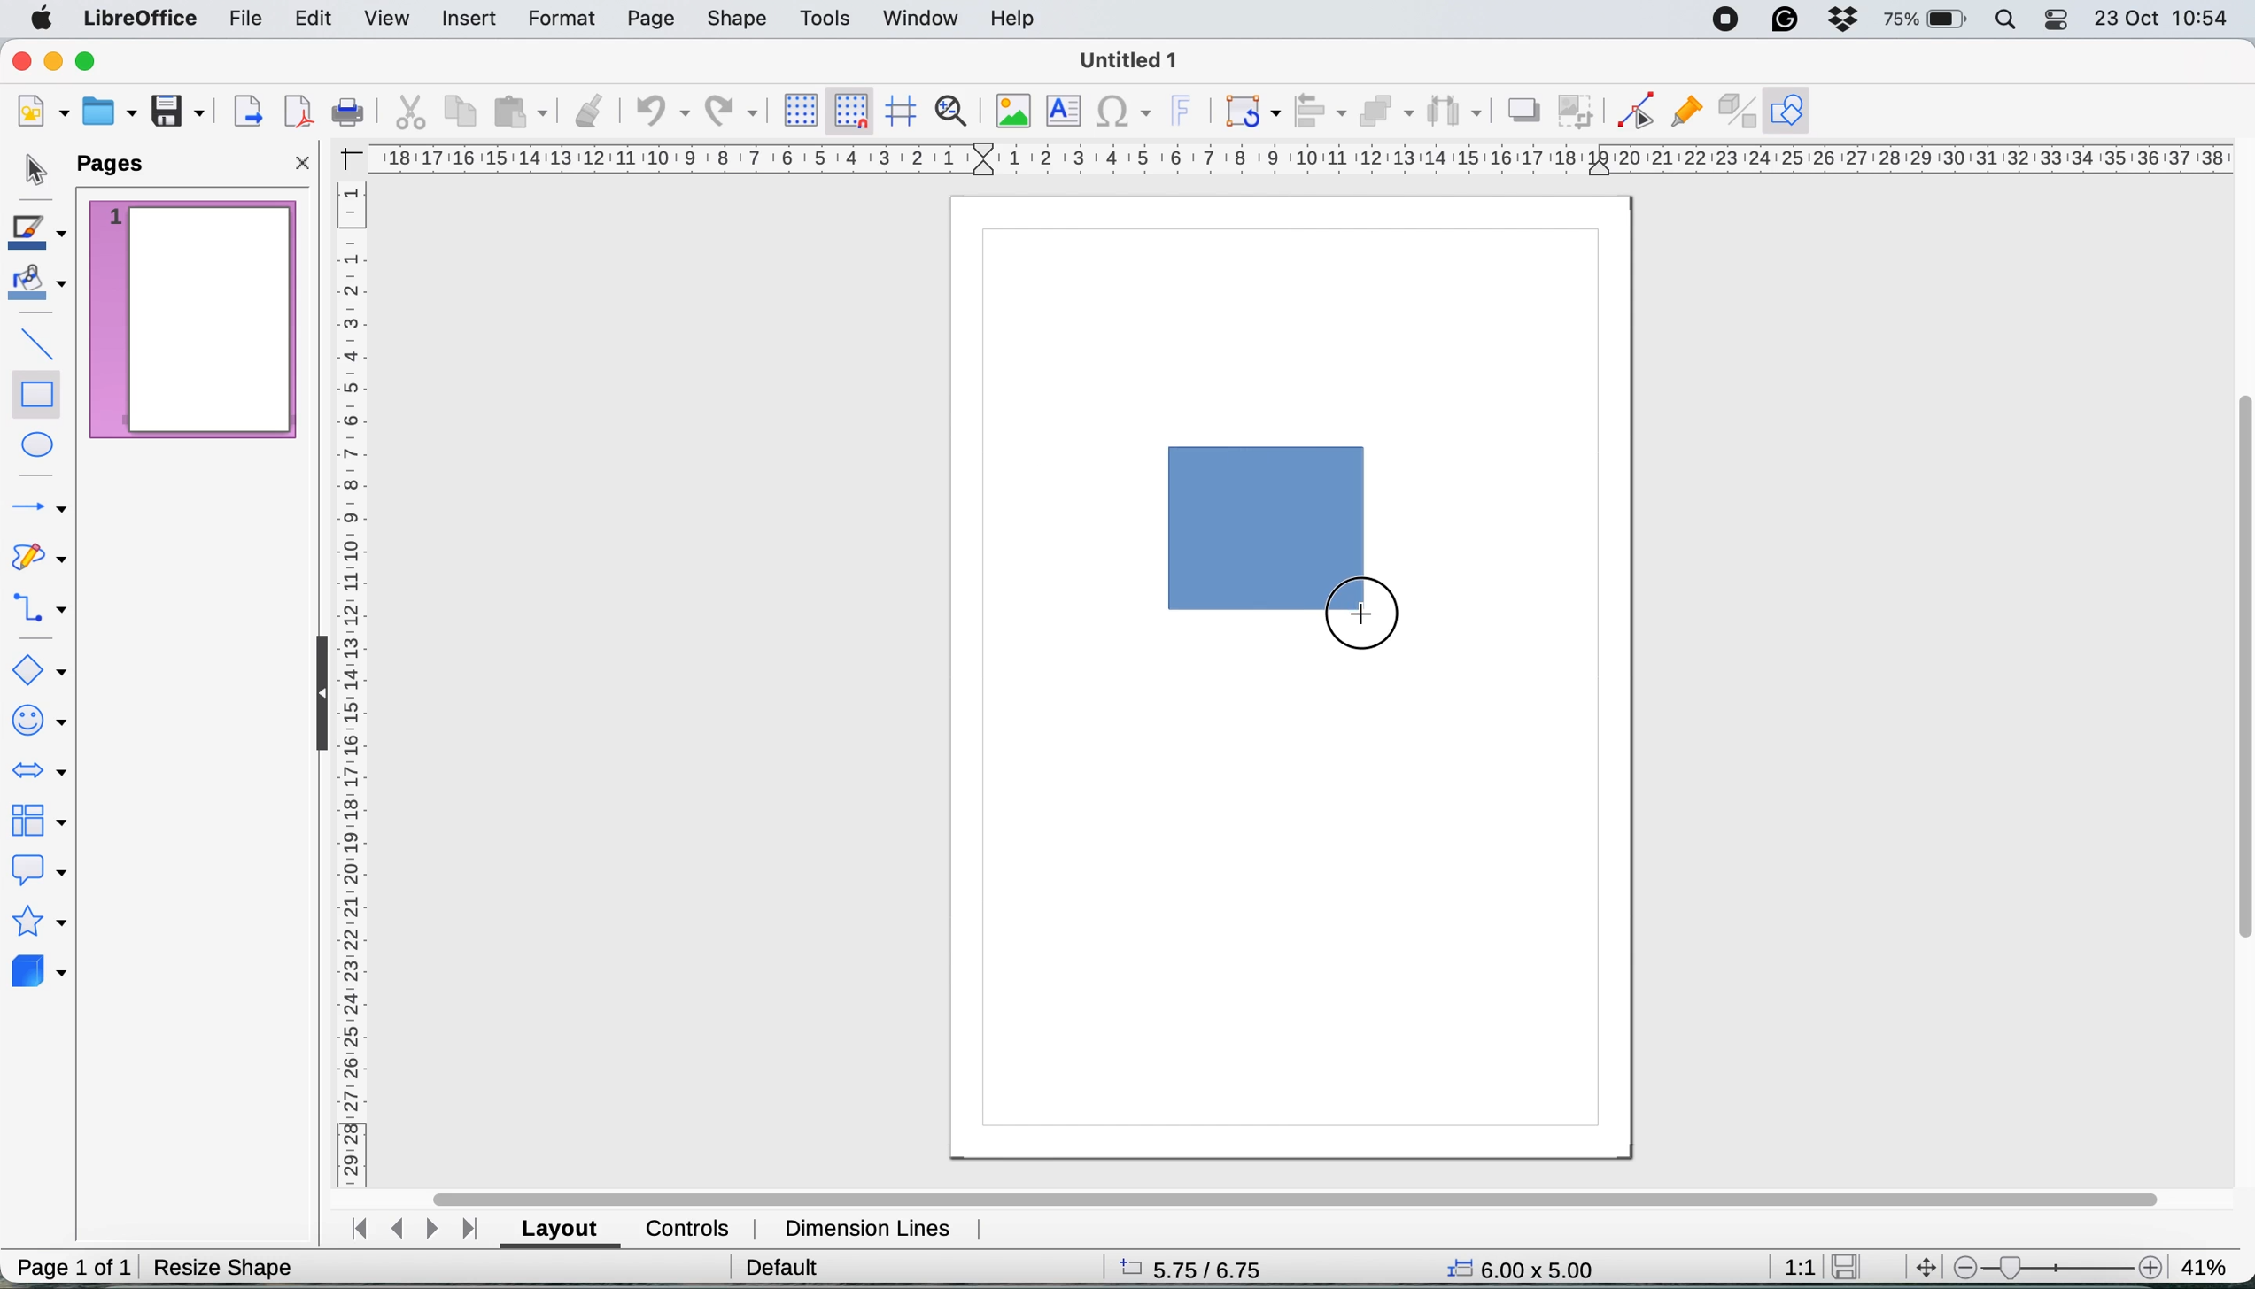 The width and height of the screenshot is (2255, 1289). What do you see at coordinates (2205, 1262) in the screenshot?
I see `41%` at bounding box center [2205, 1262].